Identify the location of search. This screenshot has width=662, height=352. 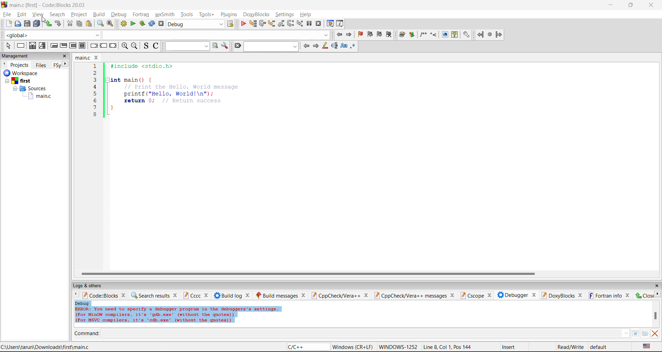
(57, 14).